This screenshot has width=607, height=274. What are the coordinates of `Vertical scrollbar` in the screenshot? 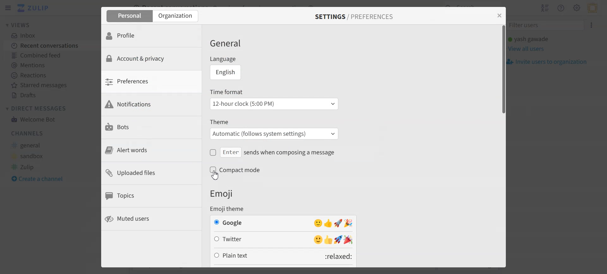 It's located at (502, 146).